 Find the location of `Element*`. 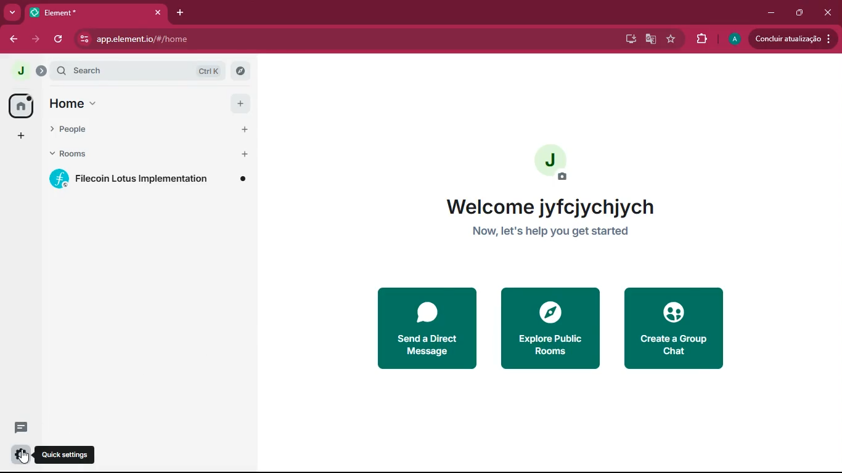

Element* is located at coordinates (86, 12).